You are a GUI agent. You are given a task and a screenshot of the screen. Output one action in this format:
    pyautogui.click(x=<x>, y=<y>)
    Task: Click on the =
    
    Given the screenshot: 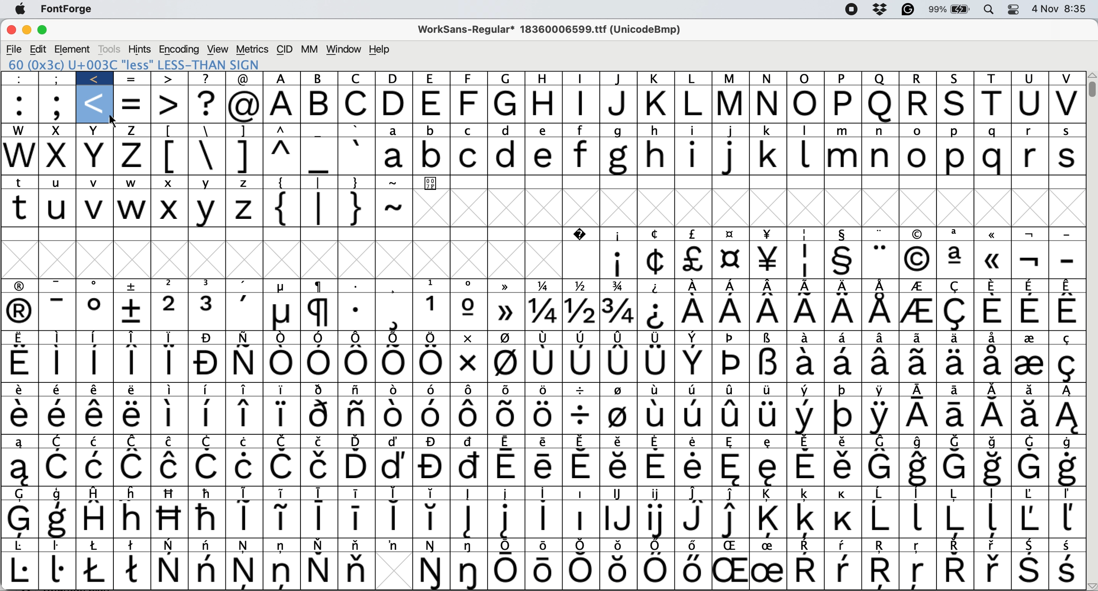 What is the action you would take?
    pyautogui.click(x=133, y=103)
    